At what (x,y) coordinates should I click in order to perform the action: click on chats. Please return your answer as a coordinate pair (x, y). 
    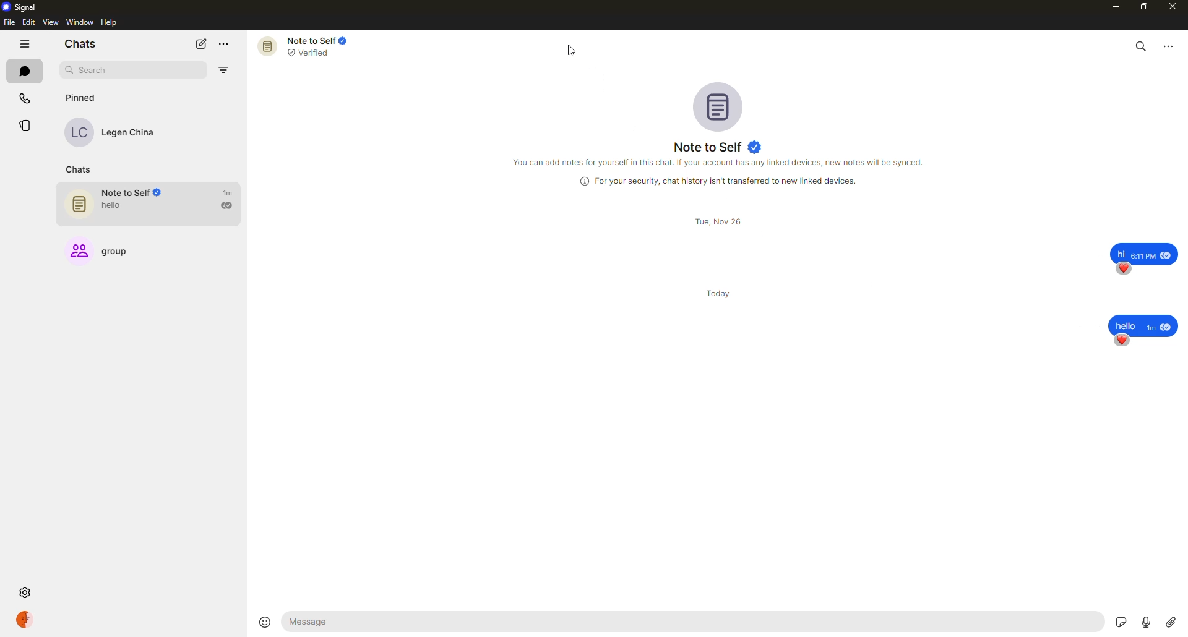
    Looking at the image, I should click on (82, 169).